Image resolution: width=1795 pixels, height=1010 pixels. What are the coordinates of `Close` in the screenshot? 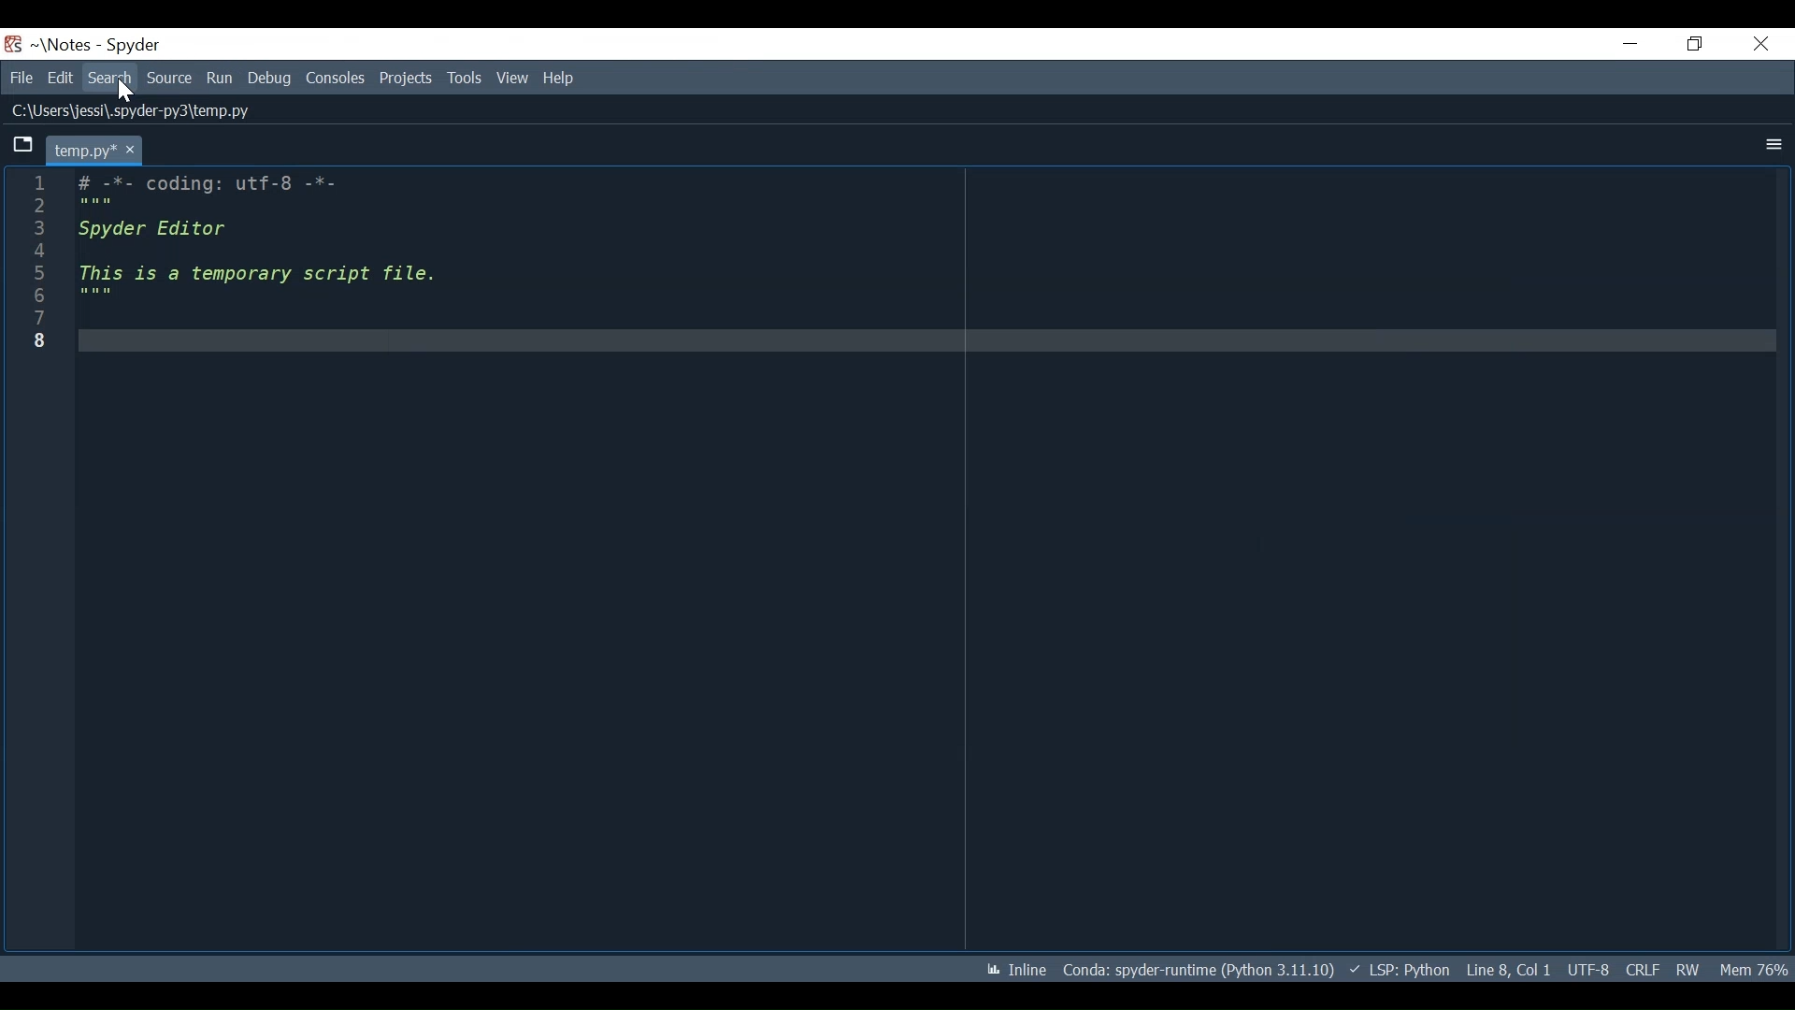 It's located at (1763, 43).